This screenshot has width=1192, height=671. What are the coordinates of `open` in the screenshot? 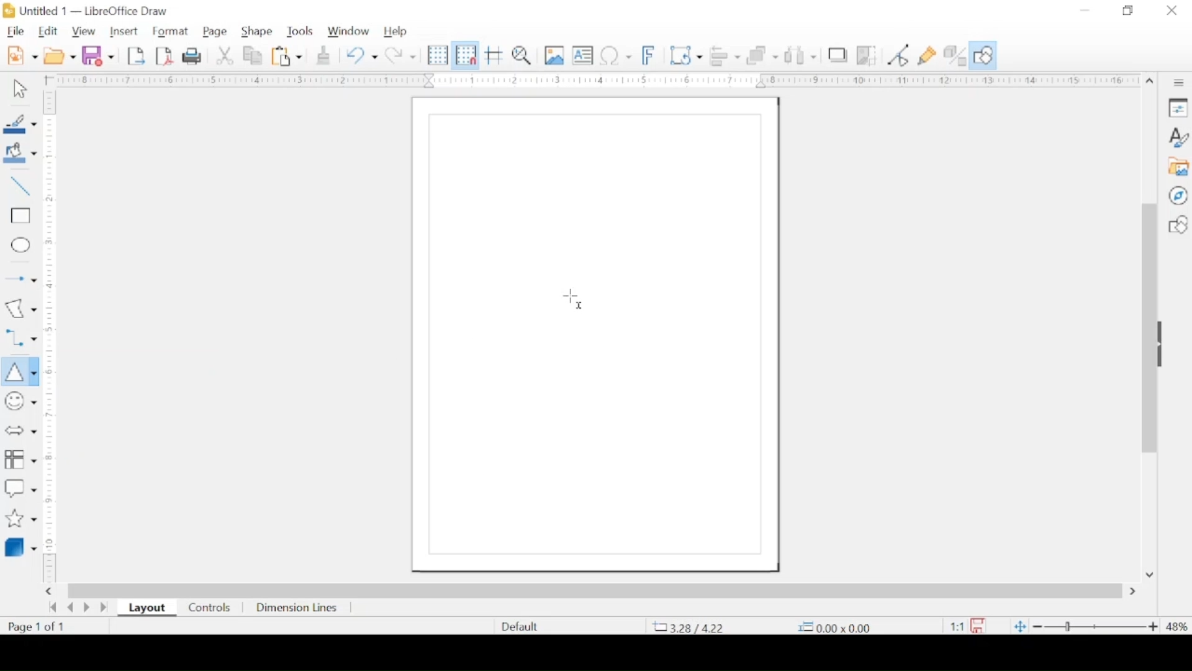 It's located at (60, 56).